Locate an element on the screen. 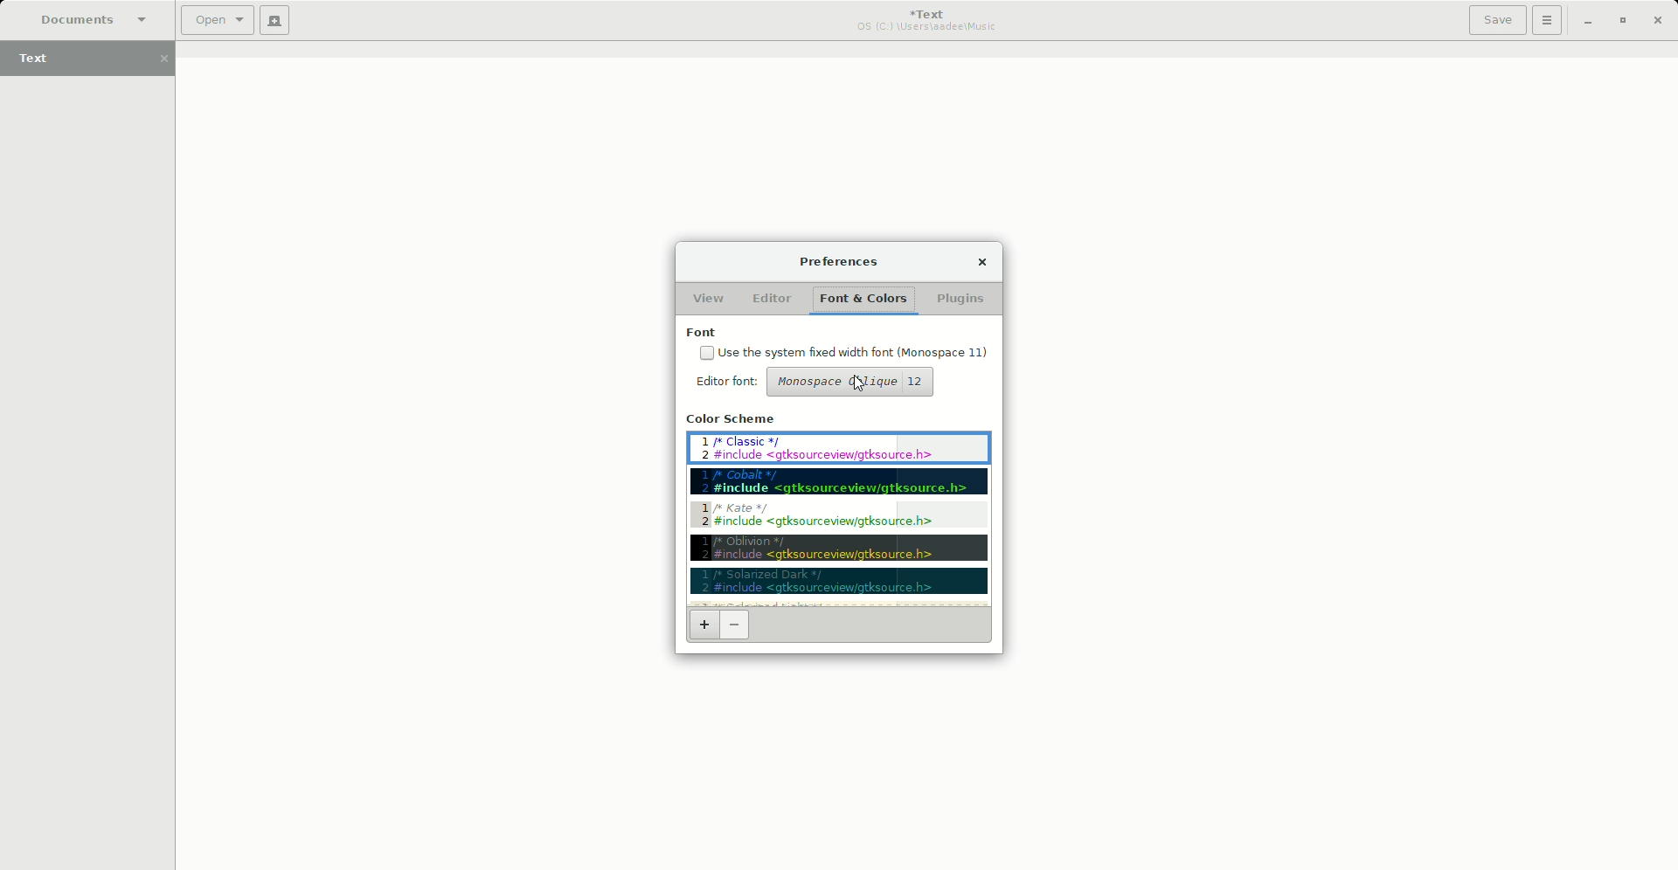 The height and width of the screenshot is (870, 1678). Kate is located at coordinates (838, 516).